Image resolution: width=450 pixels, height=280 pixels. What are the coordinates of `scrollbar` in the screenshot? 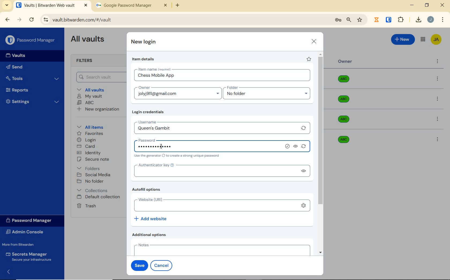 It's located at (321, 153).